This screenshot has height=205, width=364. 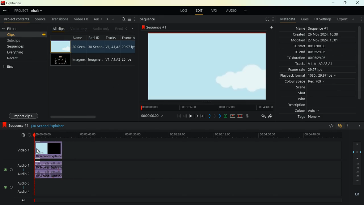 What do you see at coordinates (359, 126) in the screenshot?
I see `close` at bounding box center [359, 126].